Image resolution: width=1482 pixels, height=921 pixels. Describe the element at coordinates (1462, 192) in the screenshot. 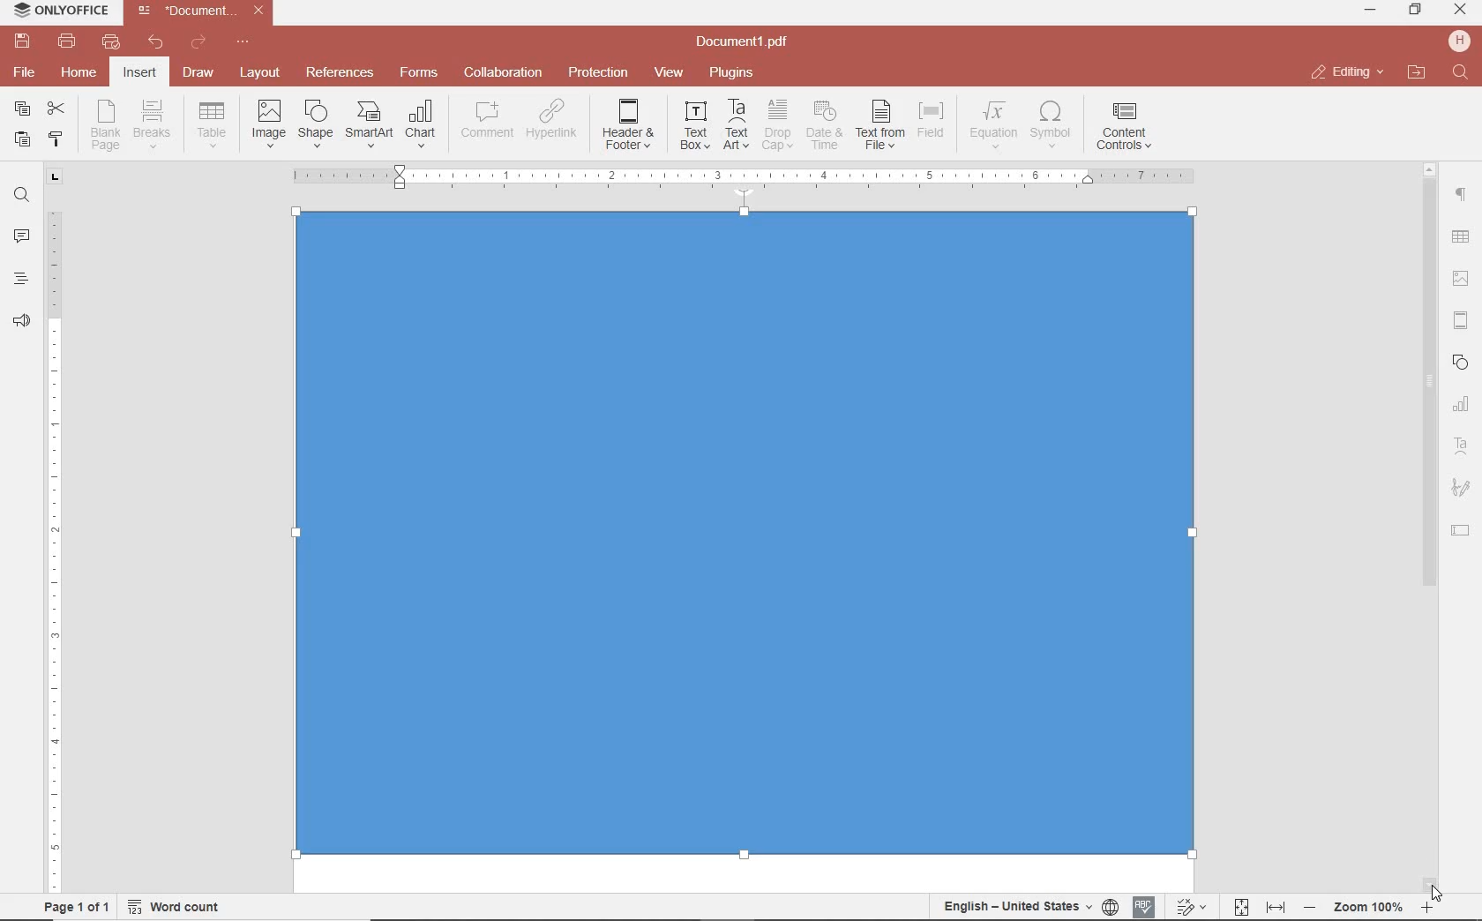

I see `paragraph setting` at that location.